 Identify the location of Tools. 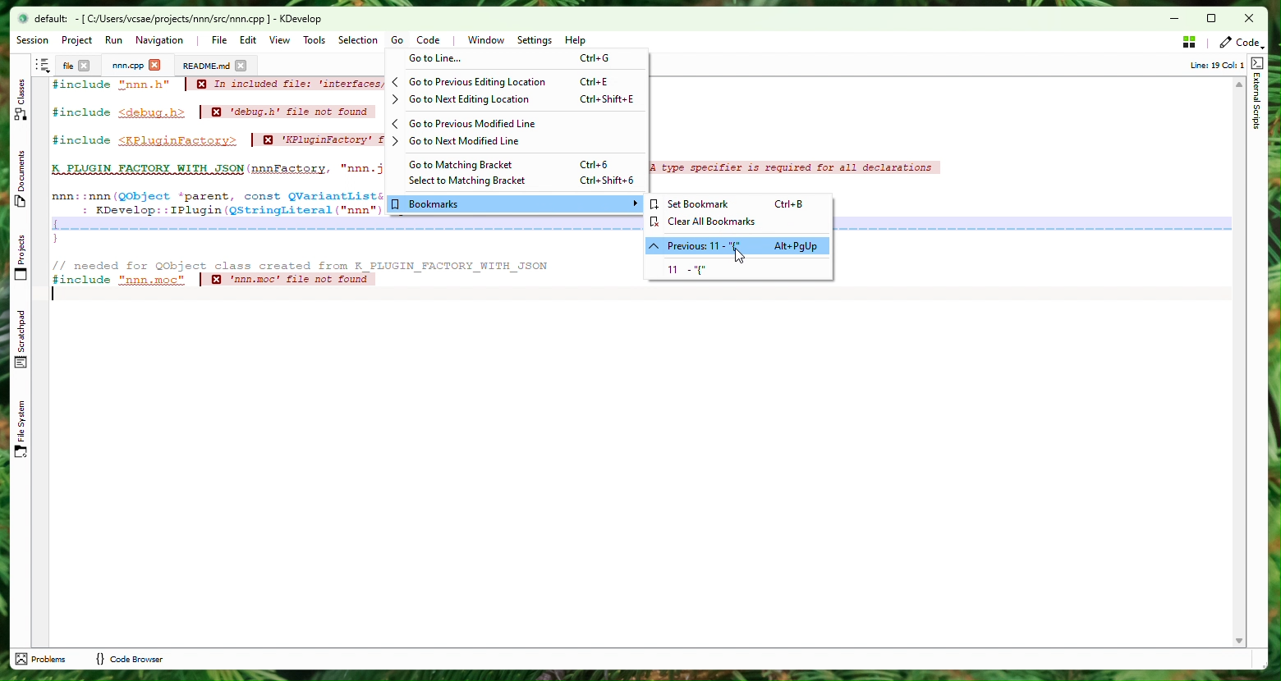
(317, 41).